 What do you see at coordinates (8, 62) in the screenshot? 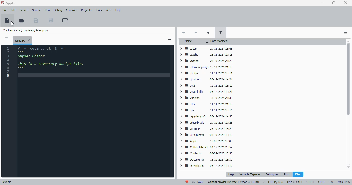
I see `line numbers` at bounding box center [8, 62].